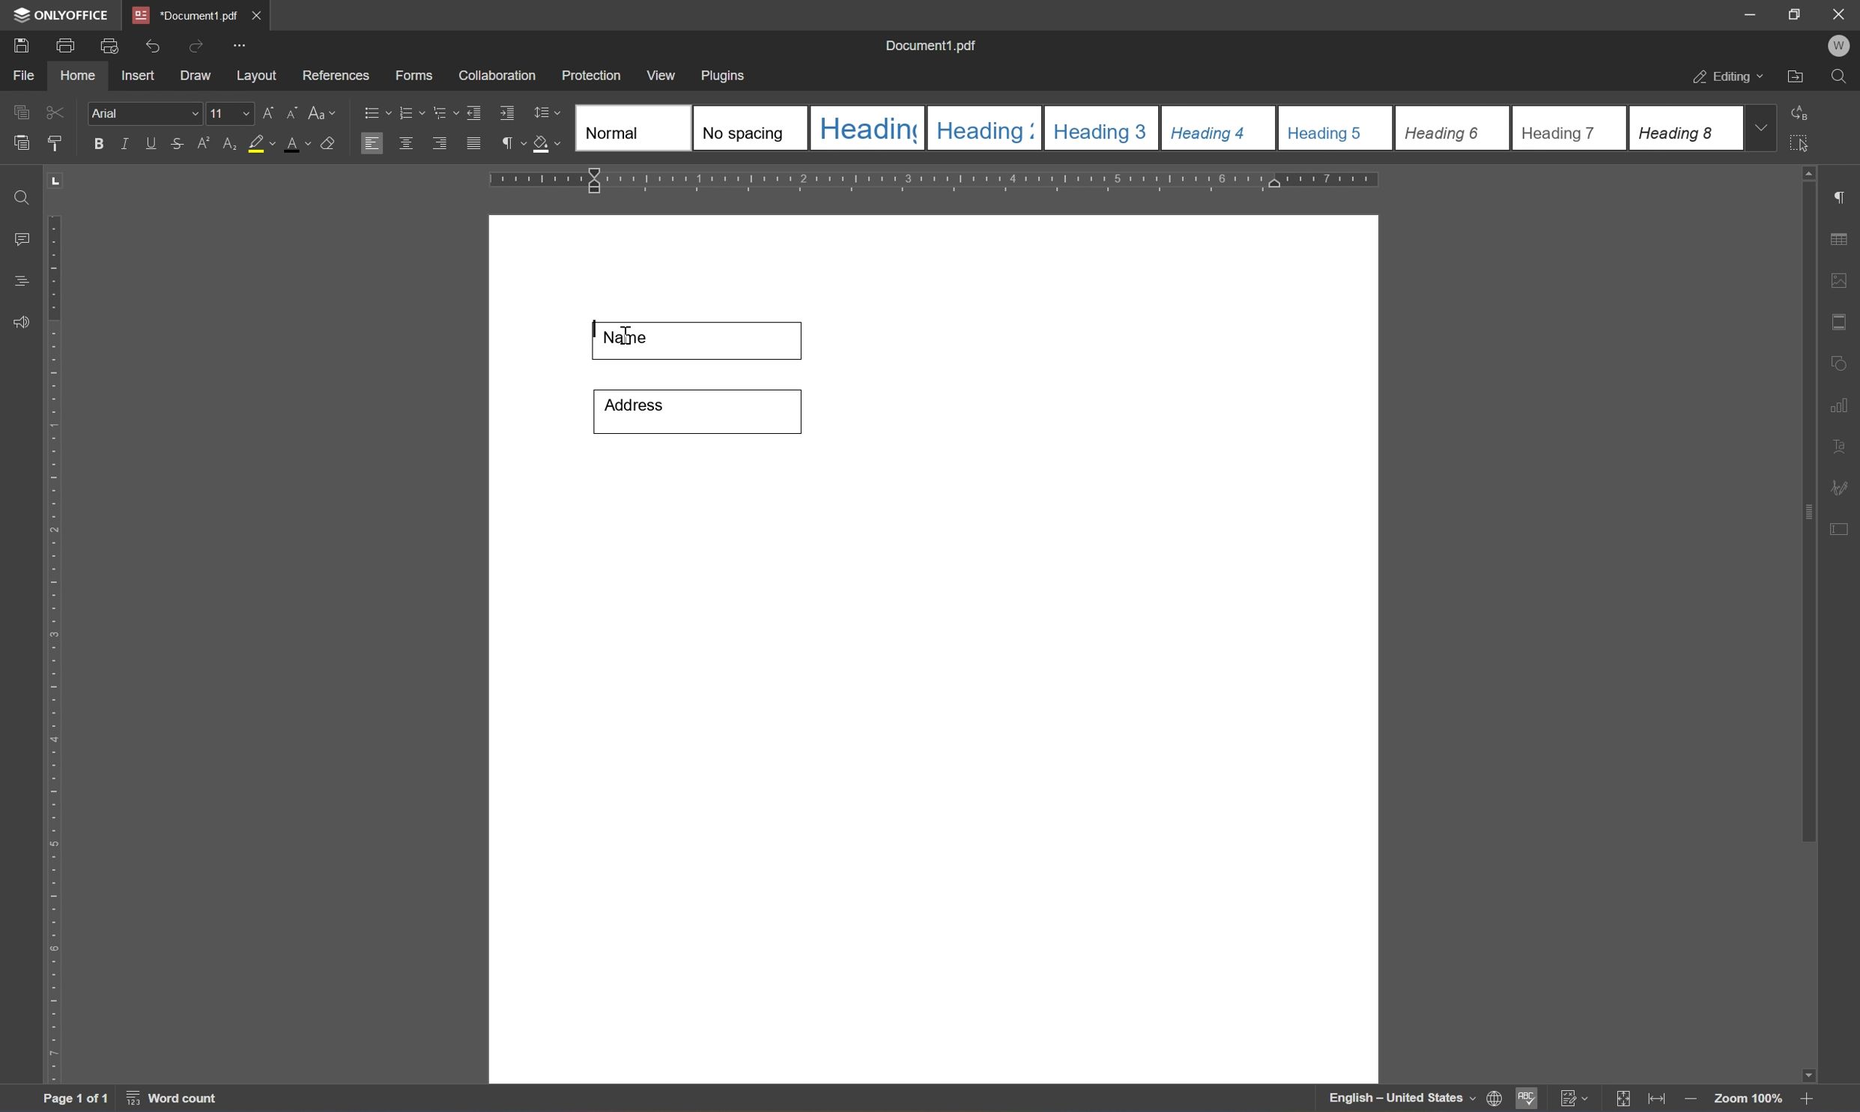 Image resolution: width=1860 pixels, height=1112 pixels. What do you see at coordinates (1809, 148) in the screenshot?
I see `select all` at bounding box center [1809, 148].